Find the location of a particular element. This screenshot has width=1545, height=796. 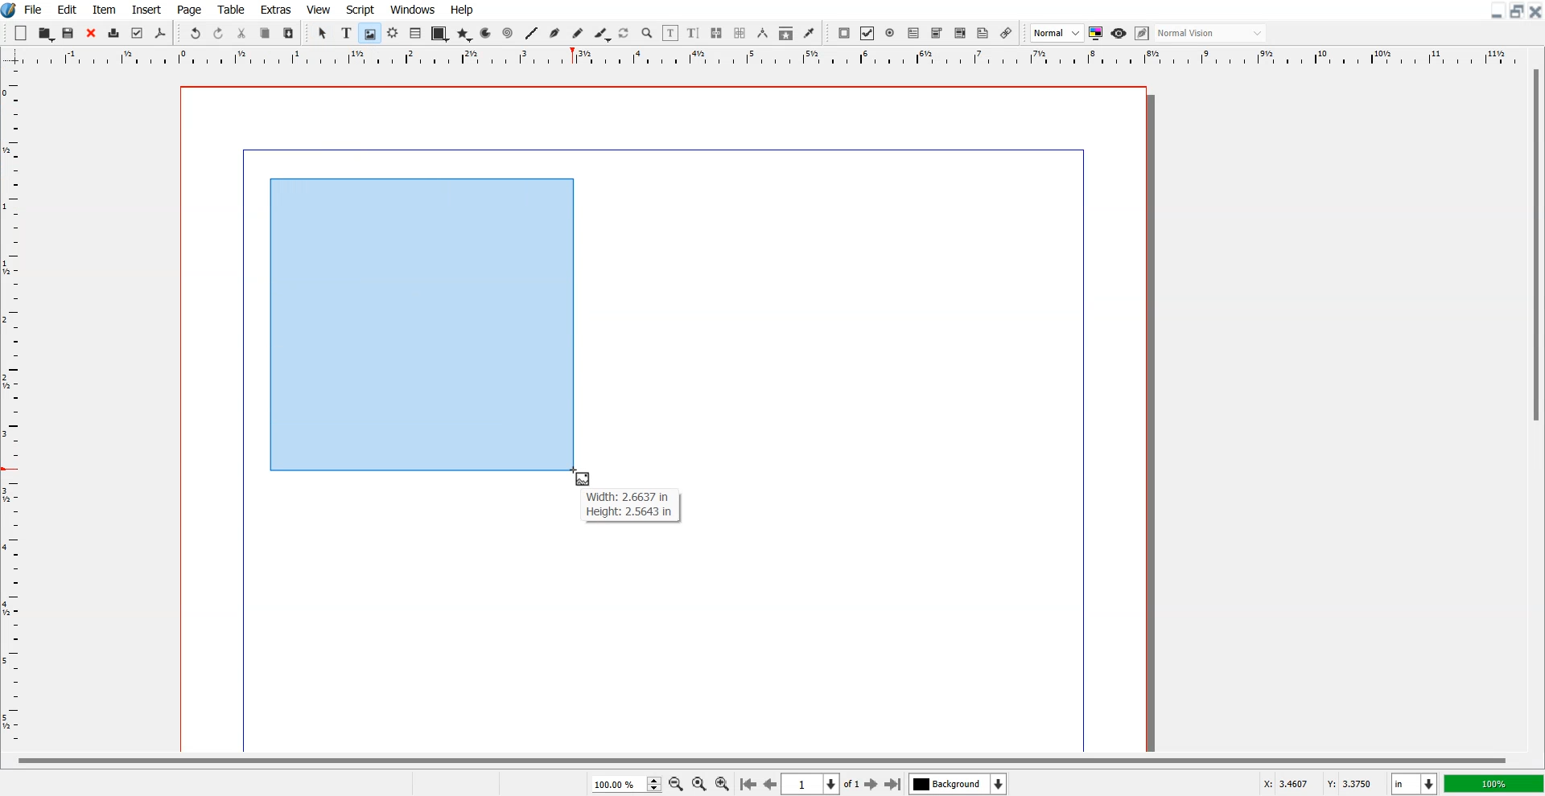

Text Frame is located at coordinates (346, 33).